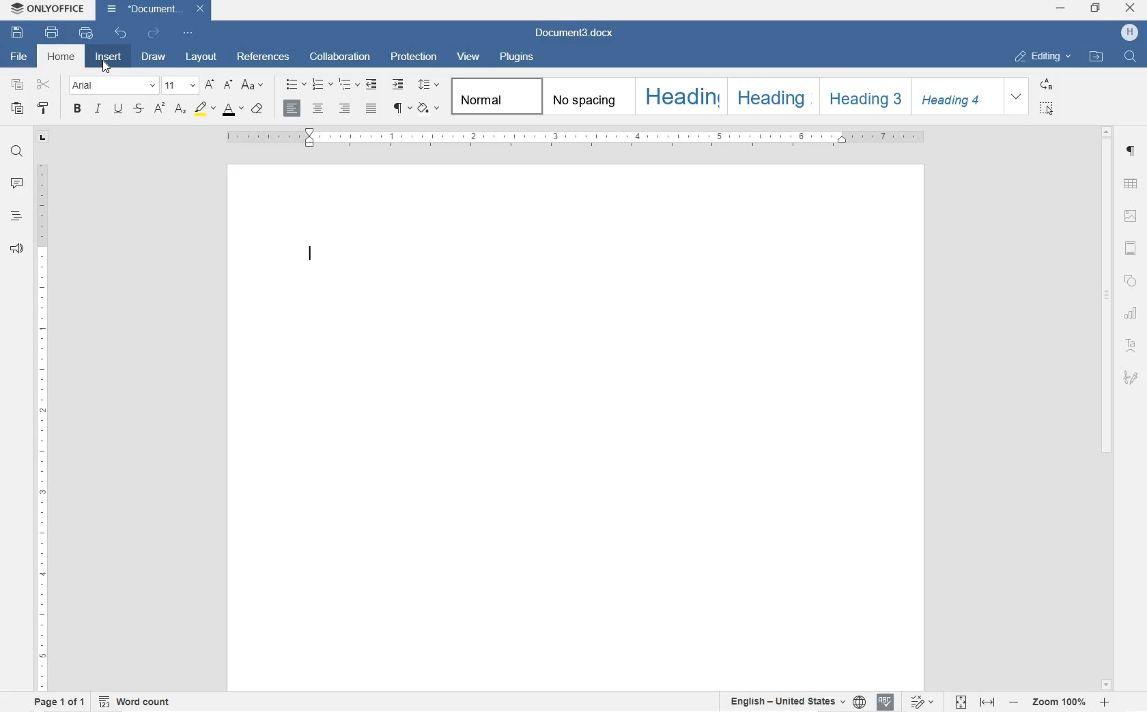 The image size is (1147, 712). I want to click on DRAW, so click(152, 59).